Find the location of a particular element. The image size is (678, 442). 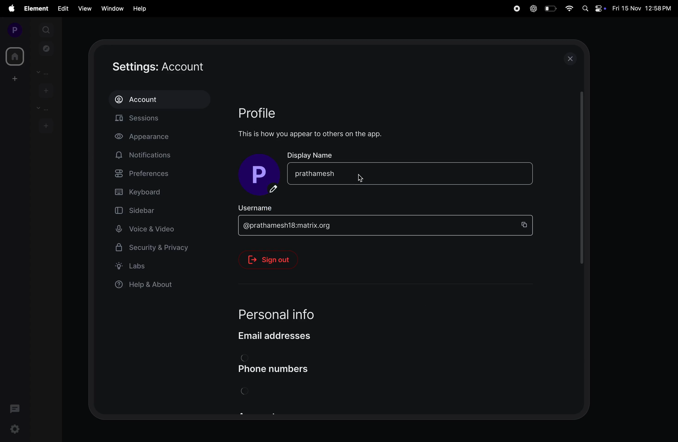

cursor is located at coordinates (361, 180).